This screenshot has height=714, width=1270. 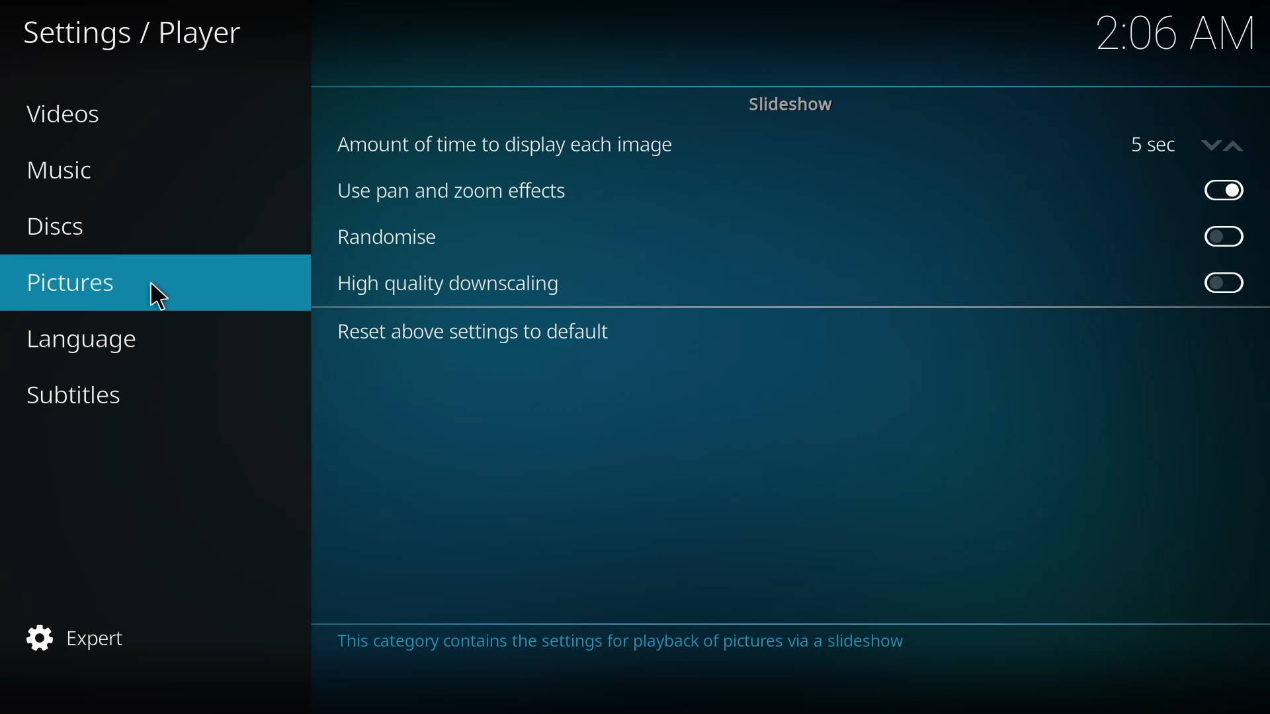 I want to click on reset above settings to default, so click(x=476, y=331).